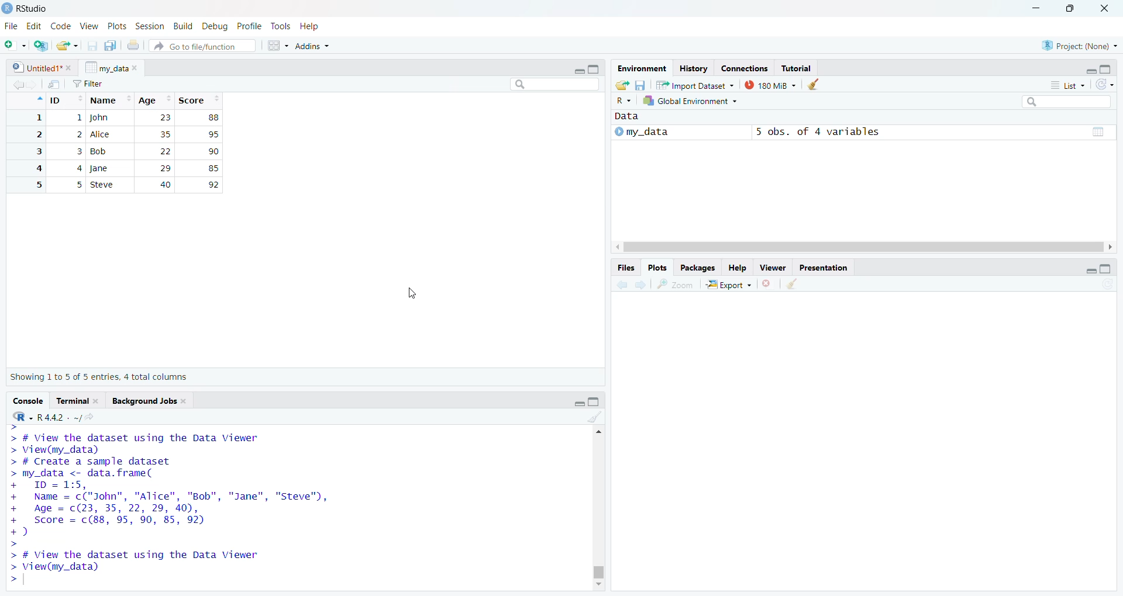 The height and width of the screenshot is (596, 1123). What do you see at coordinates (693, 101) in the screenshot?
I see `Global Environment` at bounding box center [693, 101].